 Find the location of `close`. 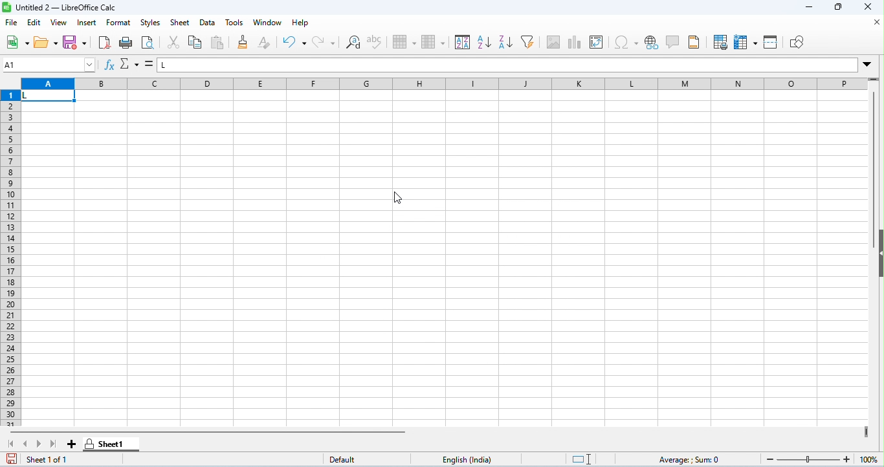

close is located at coordinates (877, 23).